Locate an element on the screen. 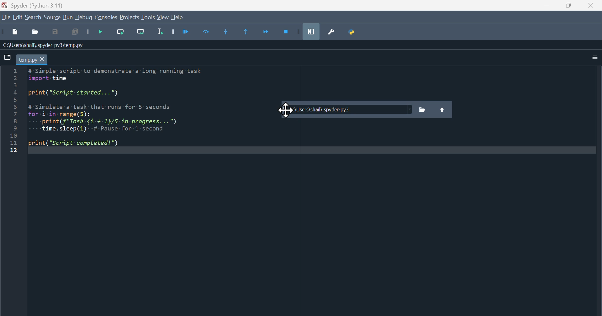 This screenshot has width=602, height=316. Filename is located at coordinates (31, 59).